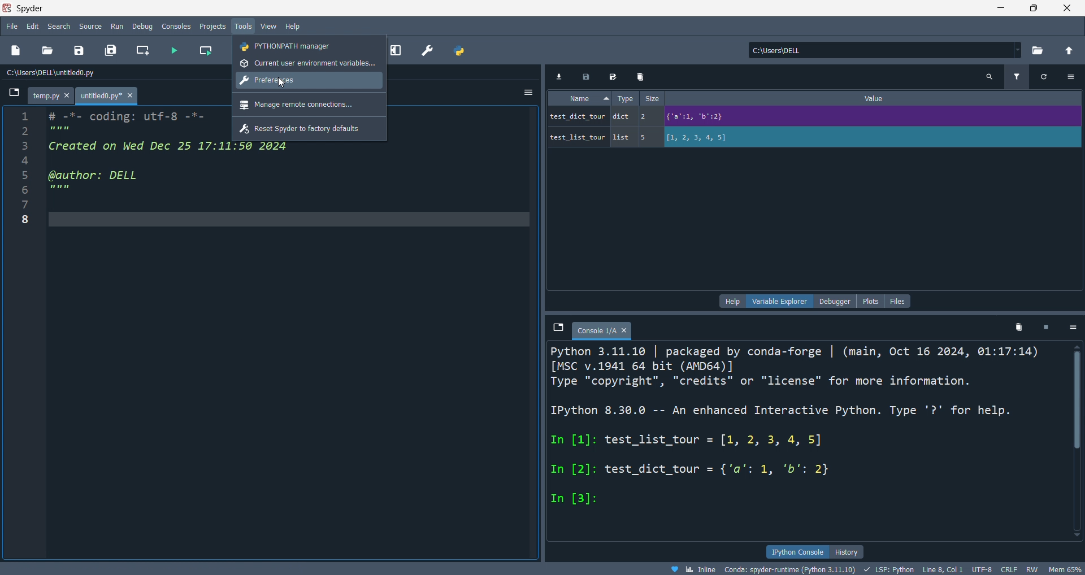 This screenshot has height=575, width=1085. I want to click on maximize/restore, so click(1032, 9).